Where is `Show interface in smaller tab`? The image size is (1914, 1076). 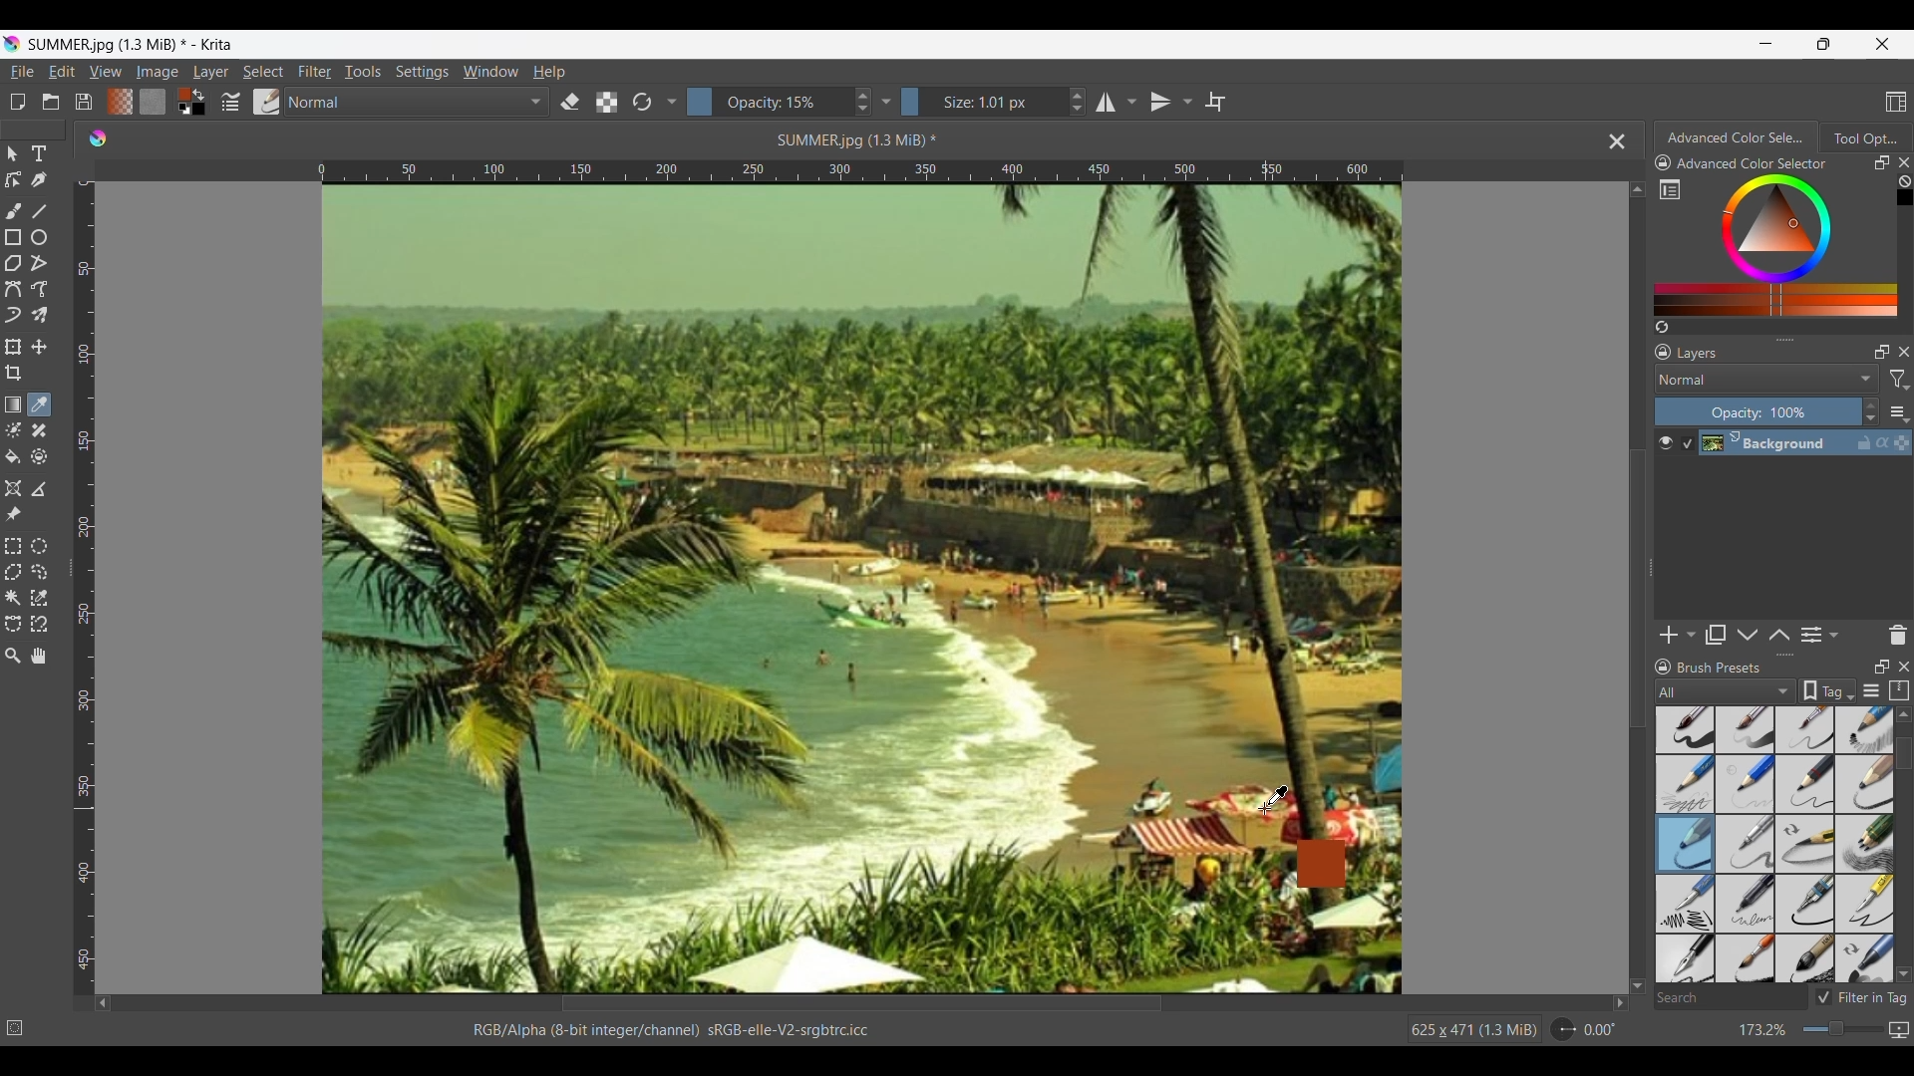 Show interface in smaller tab is located at coordinates (1824, 44).